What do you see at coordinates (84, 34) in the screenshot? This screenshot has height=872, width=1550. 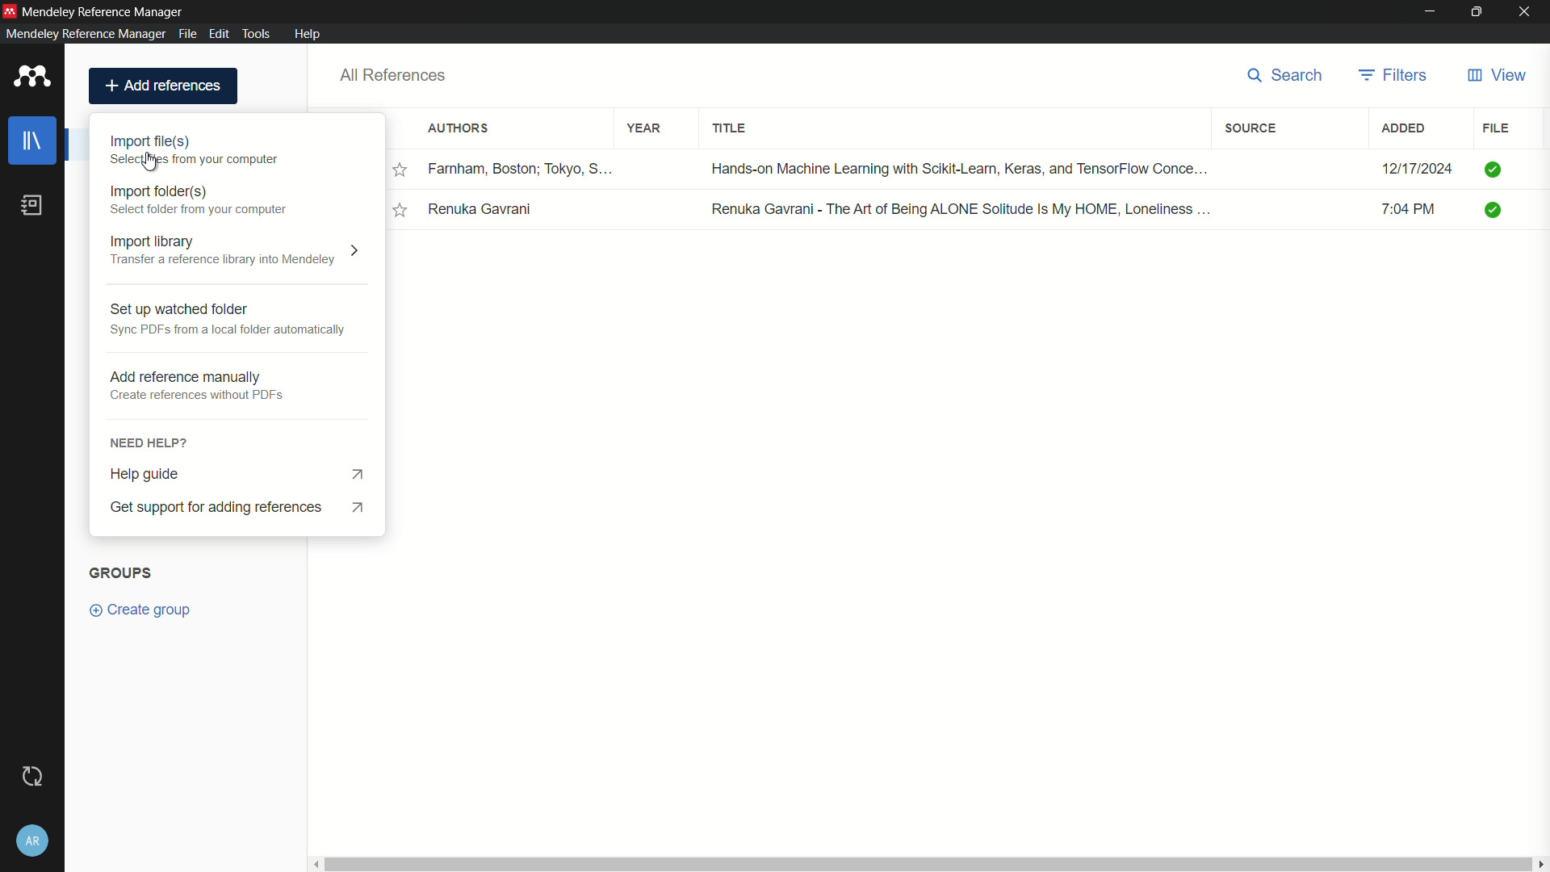 I see `mendeley reference manager` at bounding box center [84, 34].